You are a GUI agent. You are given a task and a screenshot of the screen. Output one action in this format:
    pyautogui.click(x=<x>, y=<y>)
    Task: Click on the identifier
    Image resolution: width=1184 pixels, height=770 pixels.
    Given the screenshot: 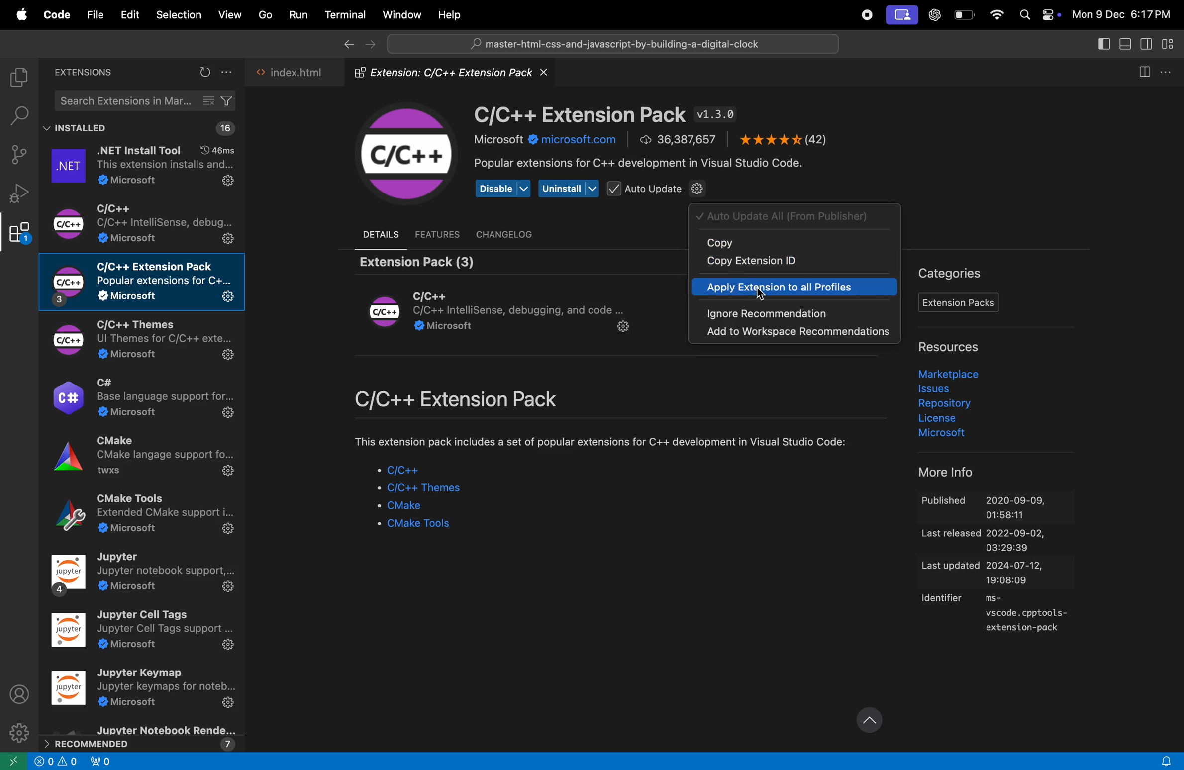 What is the action you would take?
    pyautogui.click(x=999, y=616)
    